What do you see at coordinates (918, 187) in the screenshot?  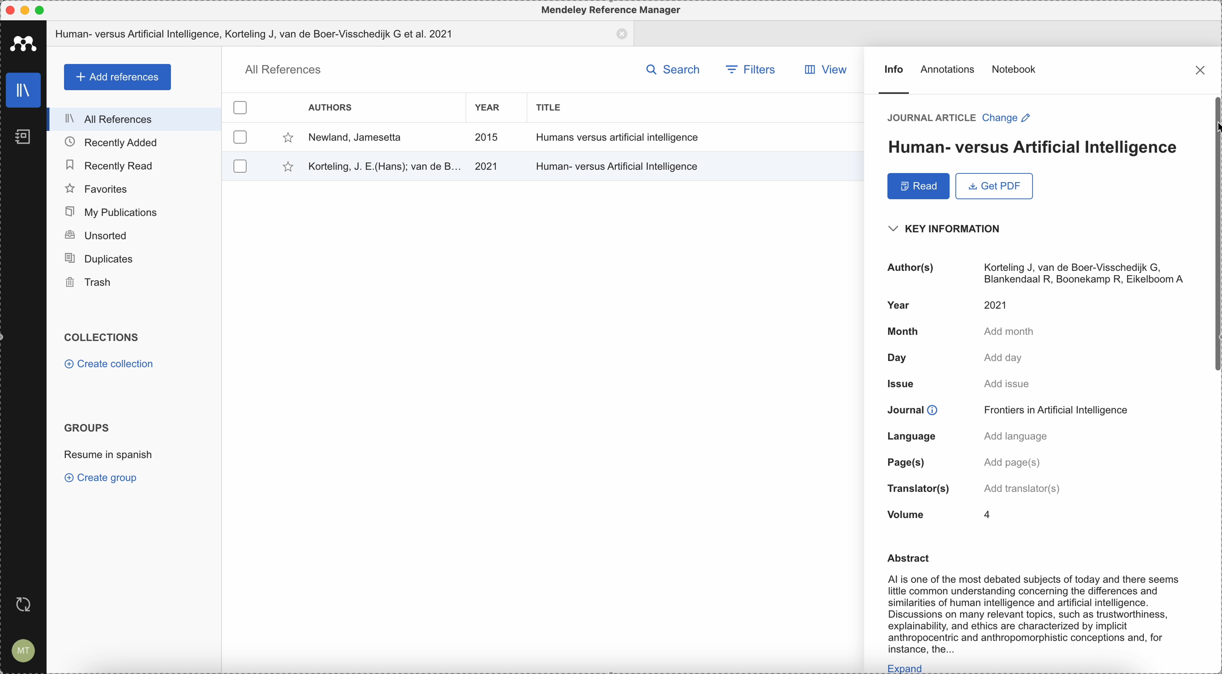 I see `read` at bounding box center [918, 187].